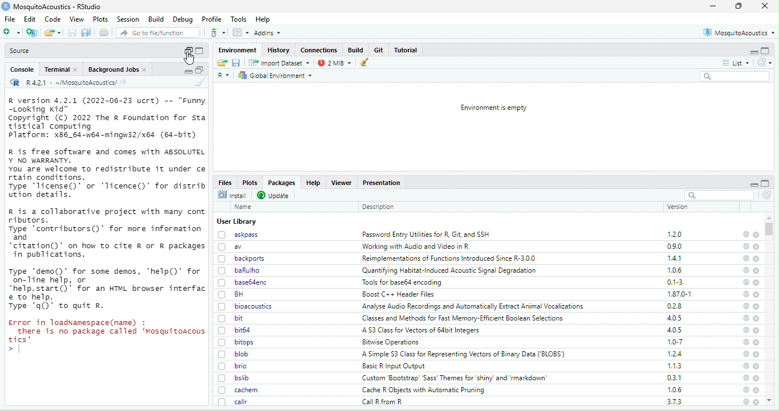 This screenshot has height=411, width=779. Describe the element at coordinates (720, 195) in the screenshot. I see `search bar` at that location.